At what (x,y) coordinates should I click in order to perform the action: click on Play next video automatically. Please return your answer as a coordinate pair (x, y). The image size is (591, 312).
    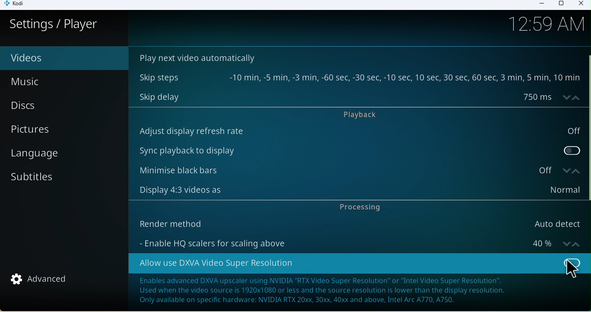
    Looking at the image, I should click on (200, 57).